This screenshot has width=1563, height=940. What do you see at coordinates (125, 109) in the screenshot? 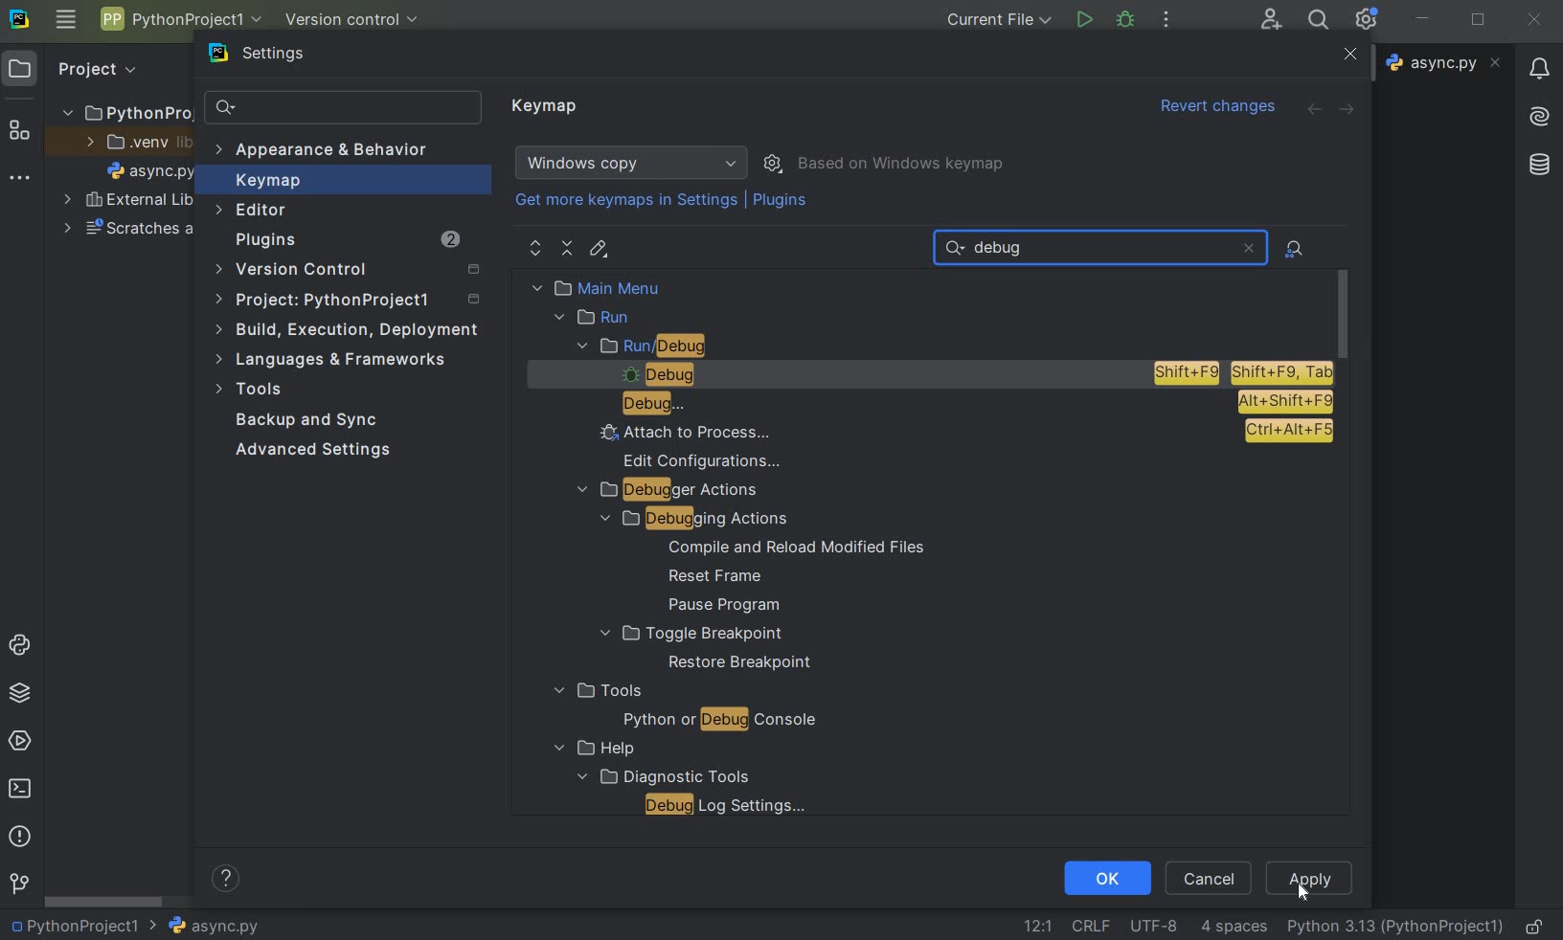
I see `project name` at bounding box center [125, 109].